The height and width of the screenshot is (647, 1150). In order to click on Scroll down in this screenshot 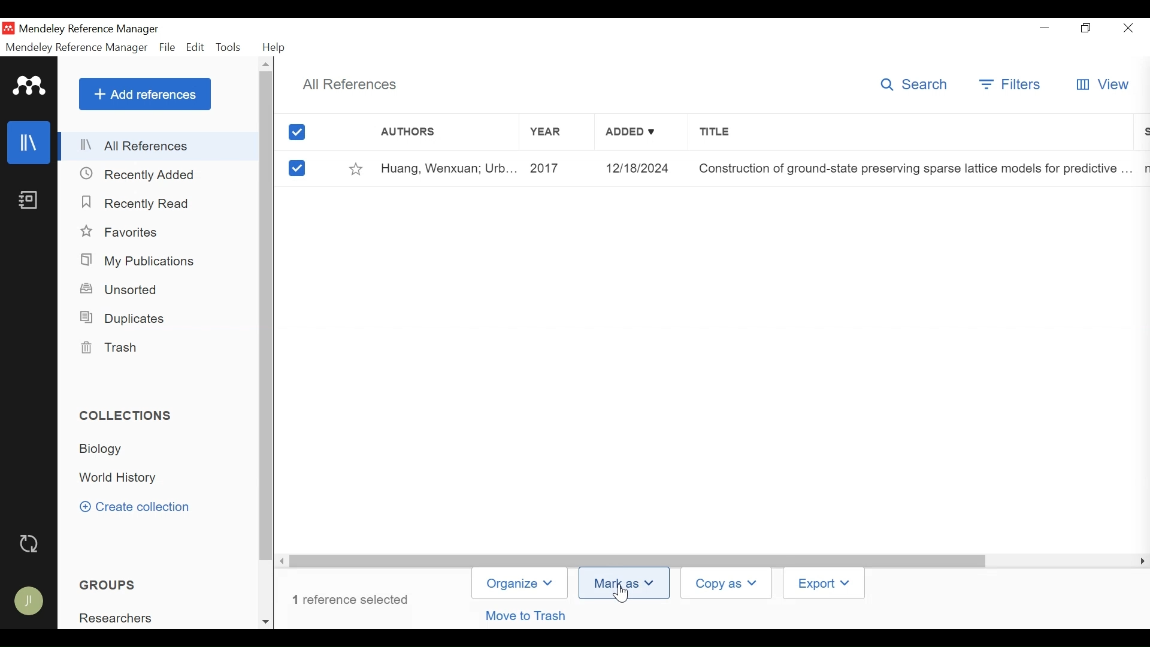, I will do `click(265, 622)`.